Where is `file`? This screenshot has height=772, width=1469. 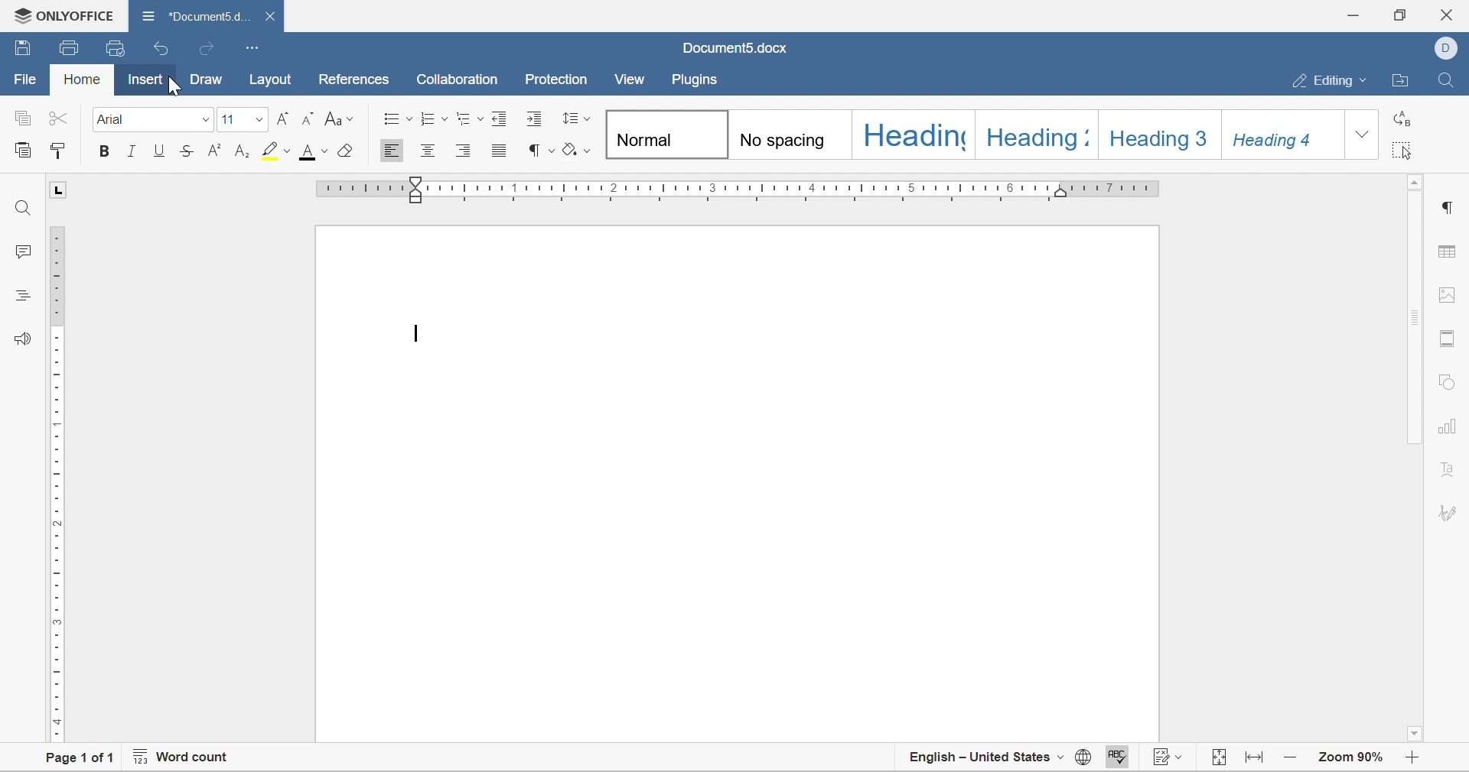 file is located at coordinates (25, 78).